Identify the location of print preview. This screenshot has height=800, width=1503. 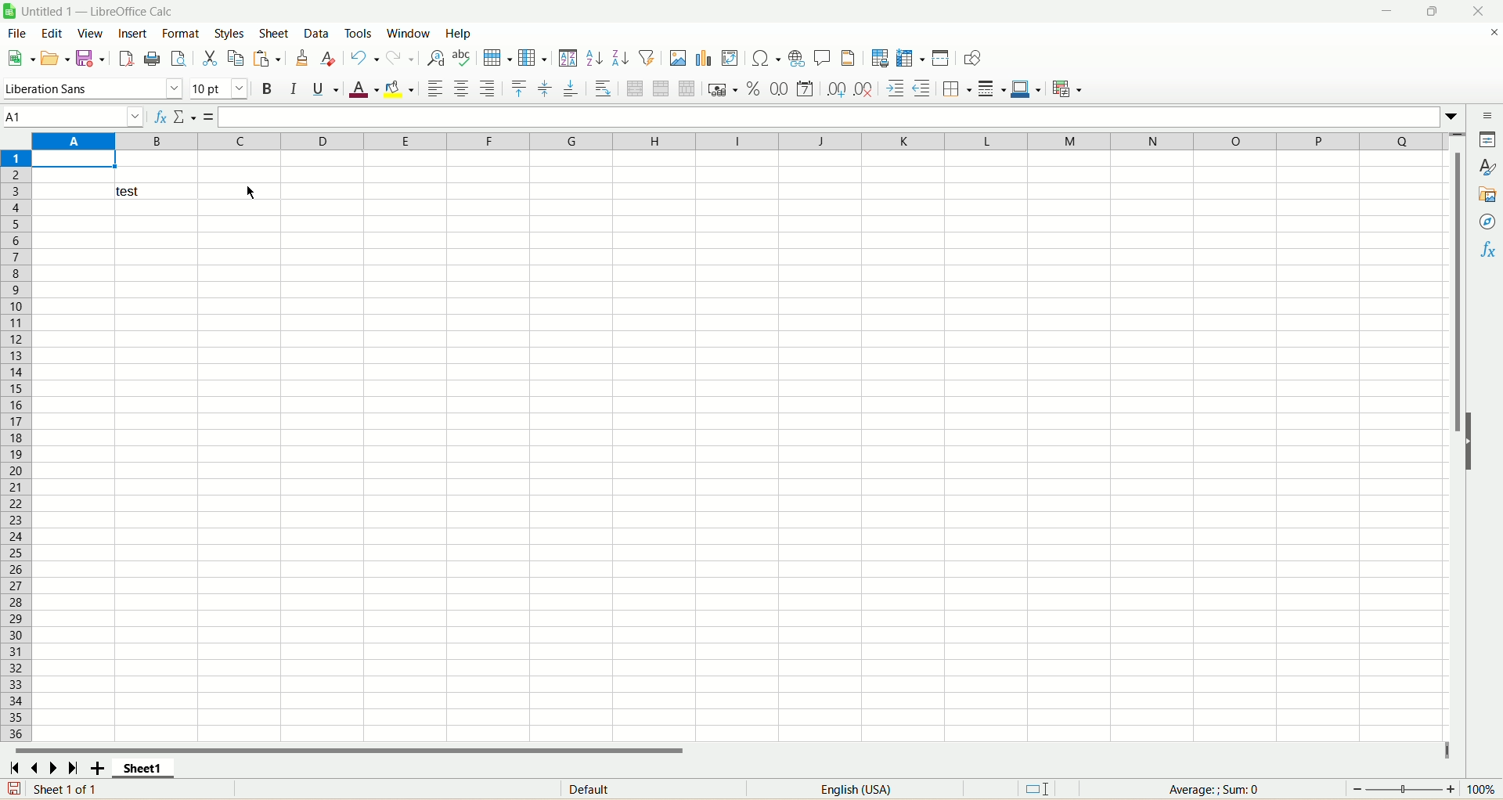
(178, 58).